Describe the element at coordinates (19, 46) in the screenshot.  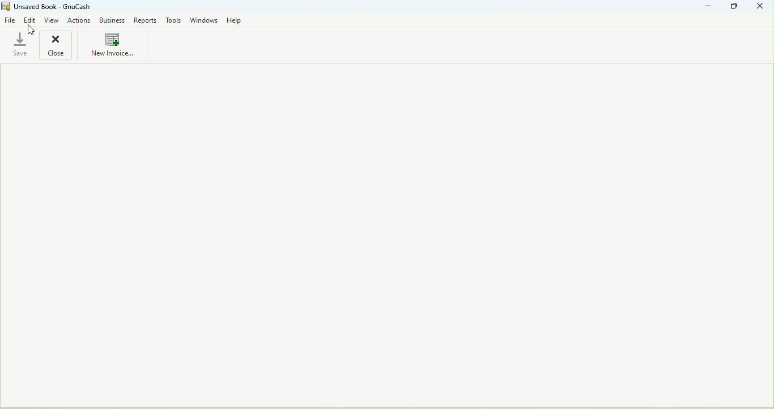
I see `Save` at that location.